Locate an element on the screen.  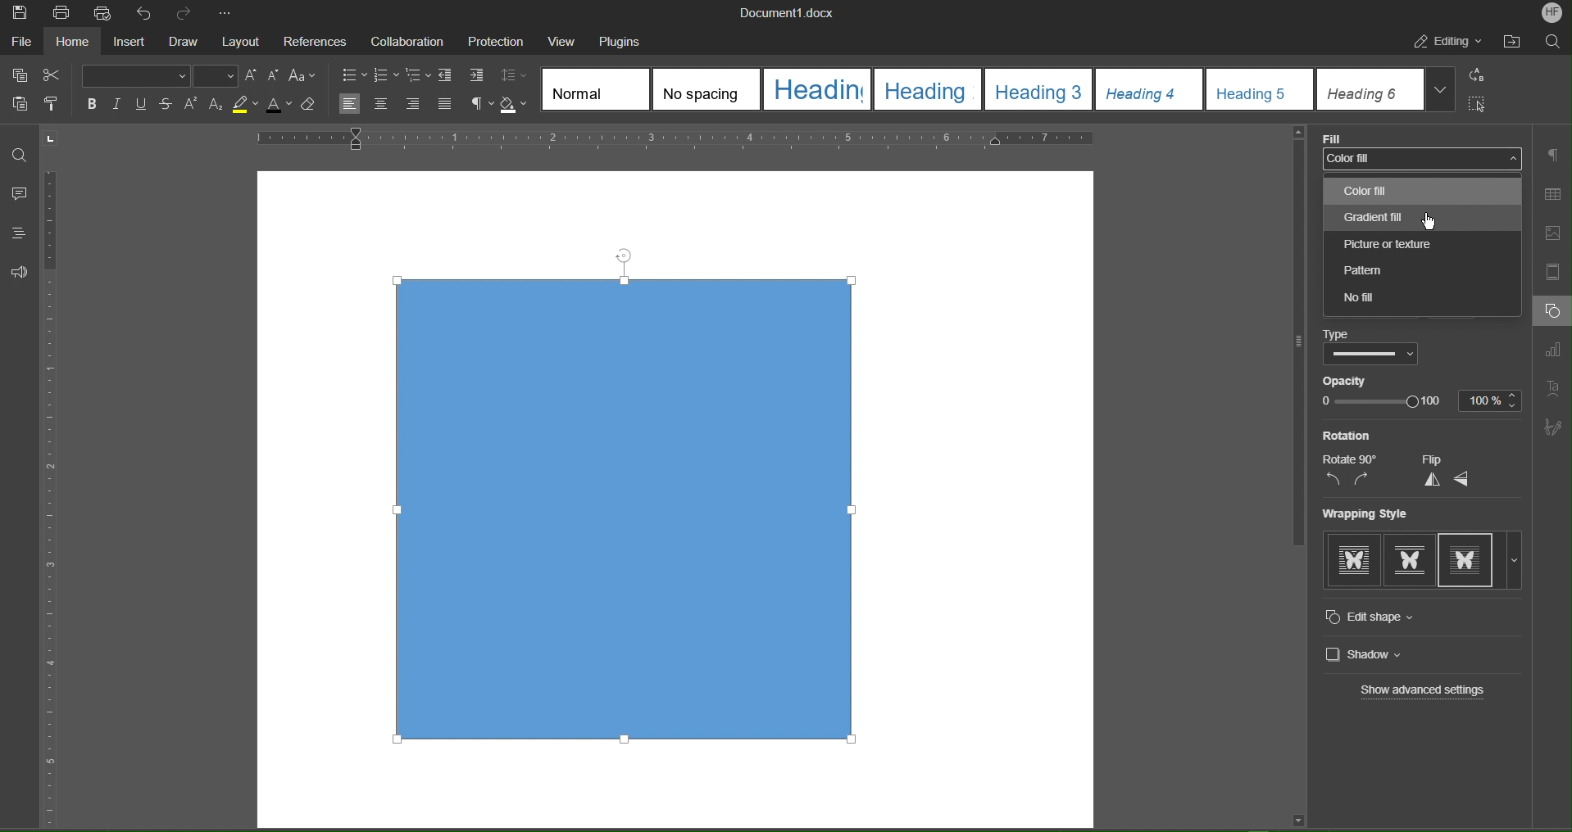
Square wrapping is located at coordinates (1410, 564).